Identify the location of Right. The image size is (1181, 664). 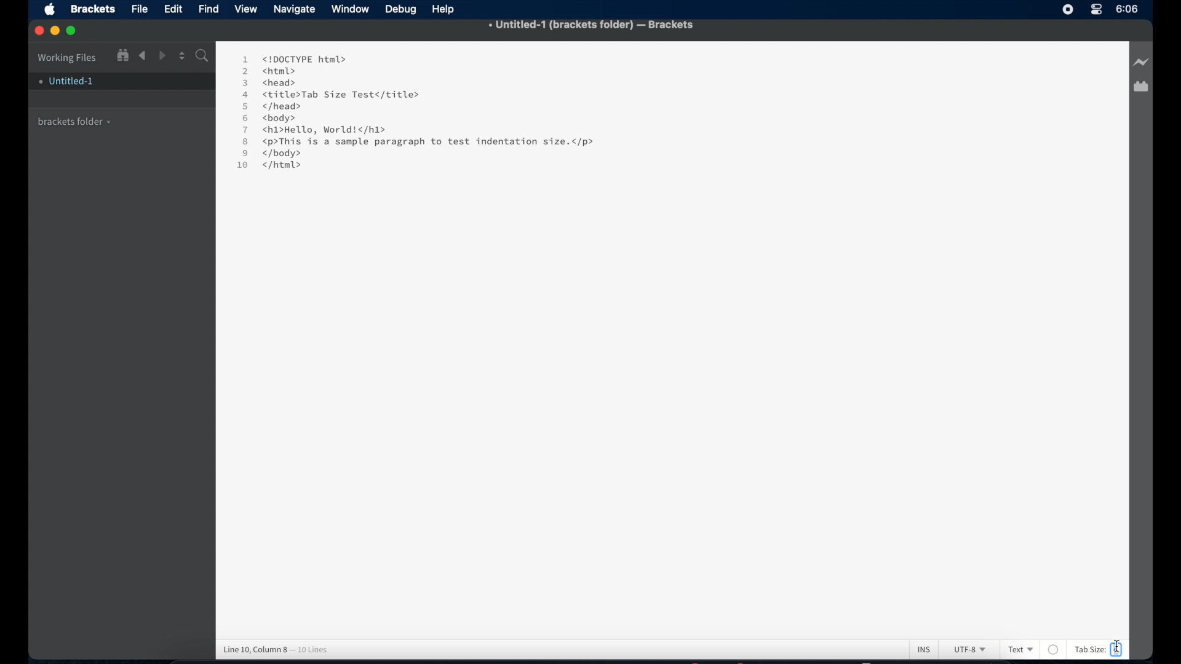
(163, 55).